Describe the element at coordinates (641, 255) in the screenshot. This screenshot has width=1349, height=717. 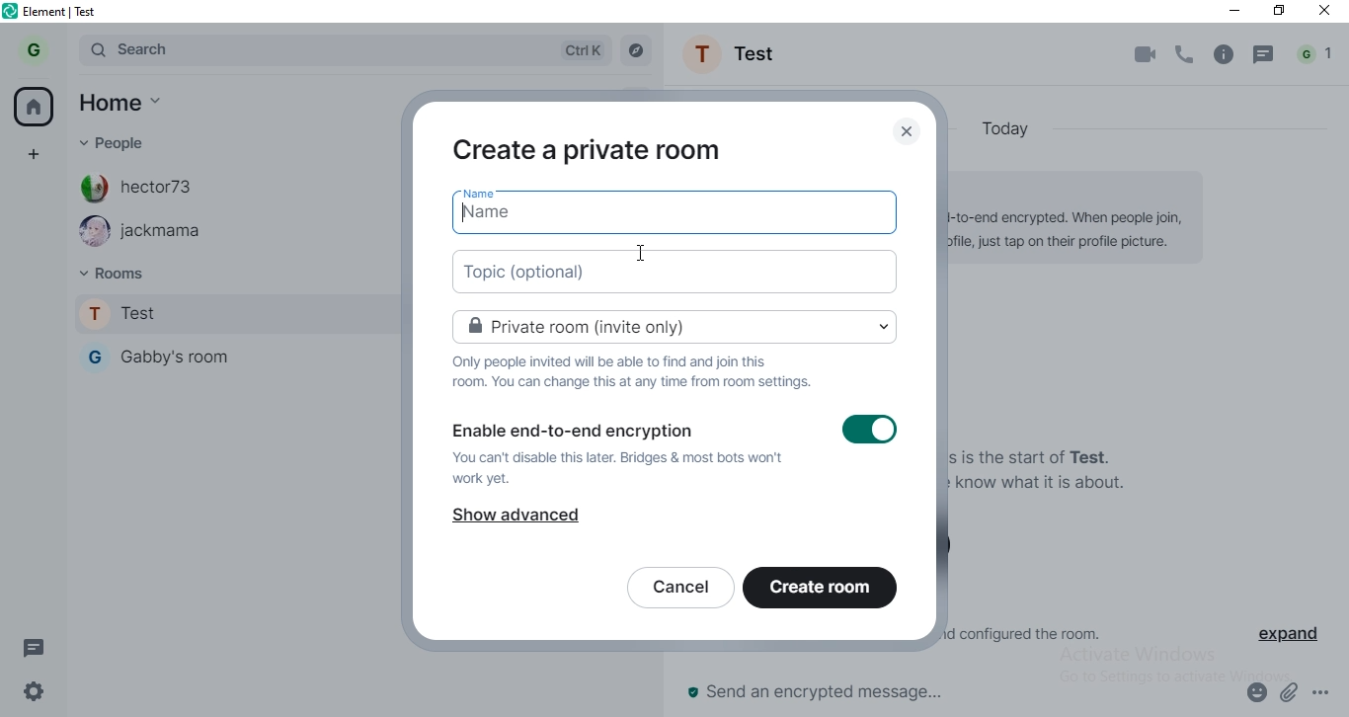
I see `cursor` at that location.